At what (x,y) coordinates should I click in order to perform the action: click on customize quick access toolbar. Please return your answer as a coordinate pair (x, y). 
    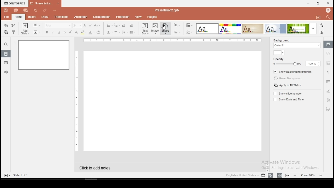
    Looking at the image, I should click on (55, 9).